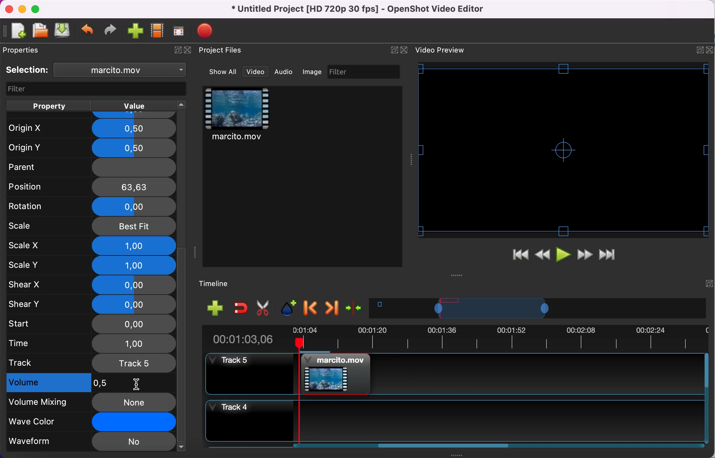 The image size is (715, 458). Describe the element at coordinates (355, 307) in the screenshot. I see `center the timeline` at that location.